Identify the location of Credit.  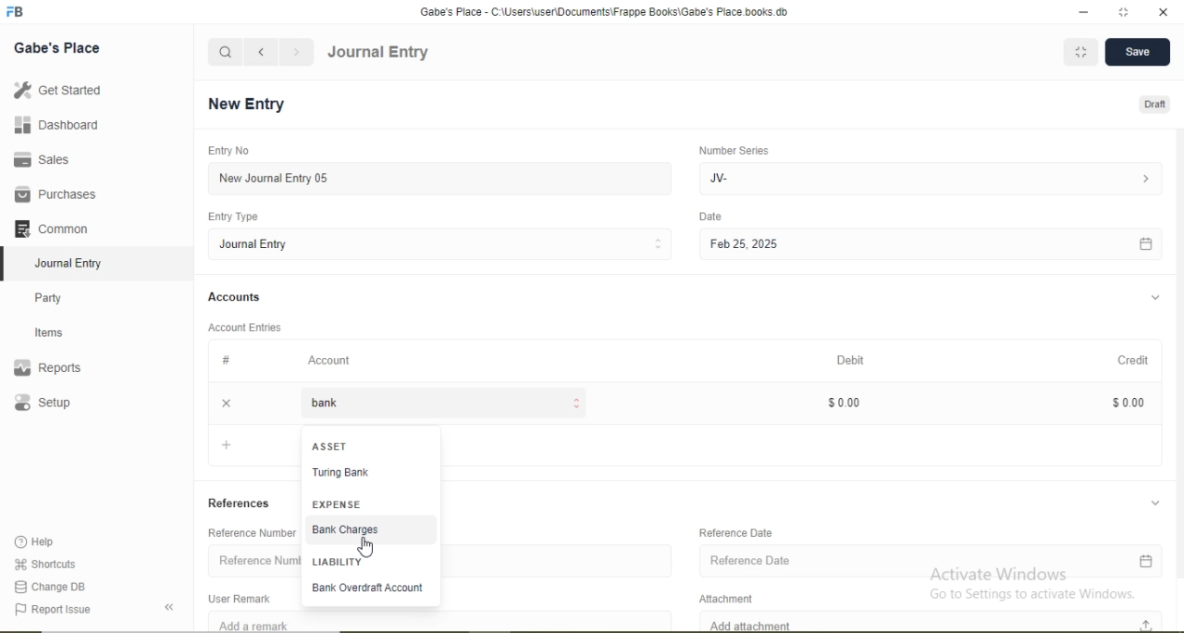
(1132, 361).